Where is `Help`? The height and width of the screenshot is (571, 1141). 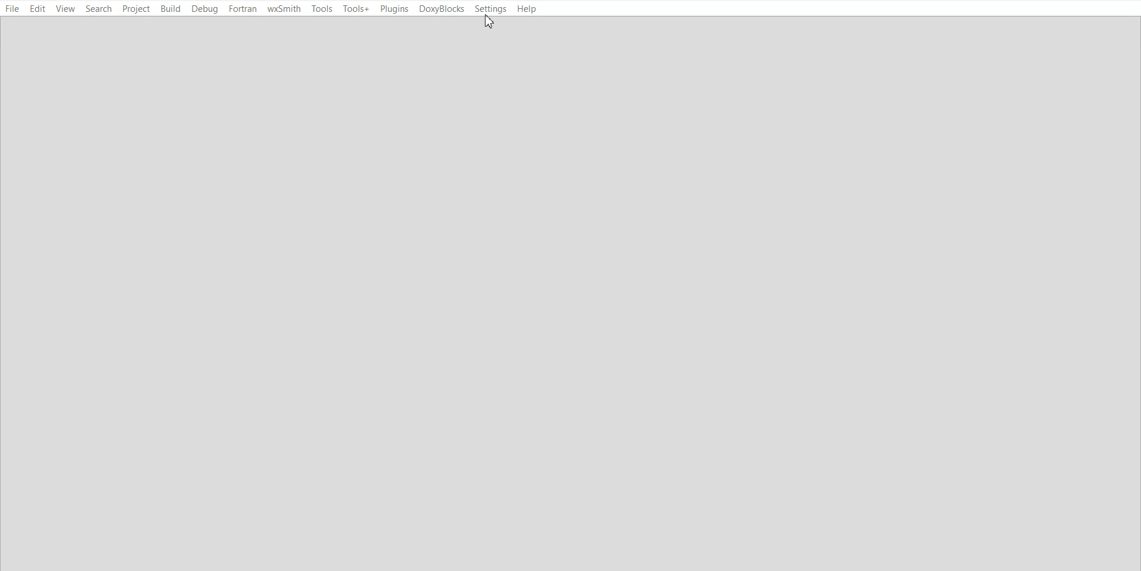
Help is located at coordinates (528, 9).